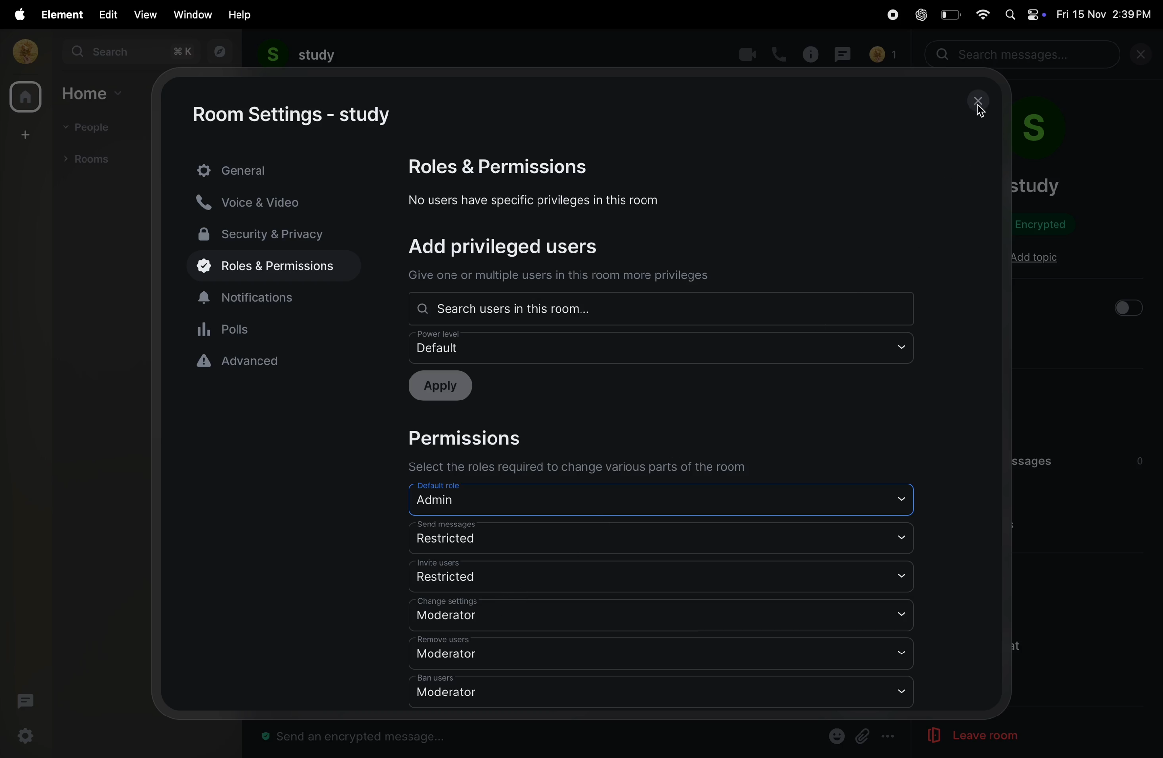 Image resolution: width=1163 pixels, height=758 pixels. I want to click on profile, so click(22, 51).